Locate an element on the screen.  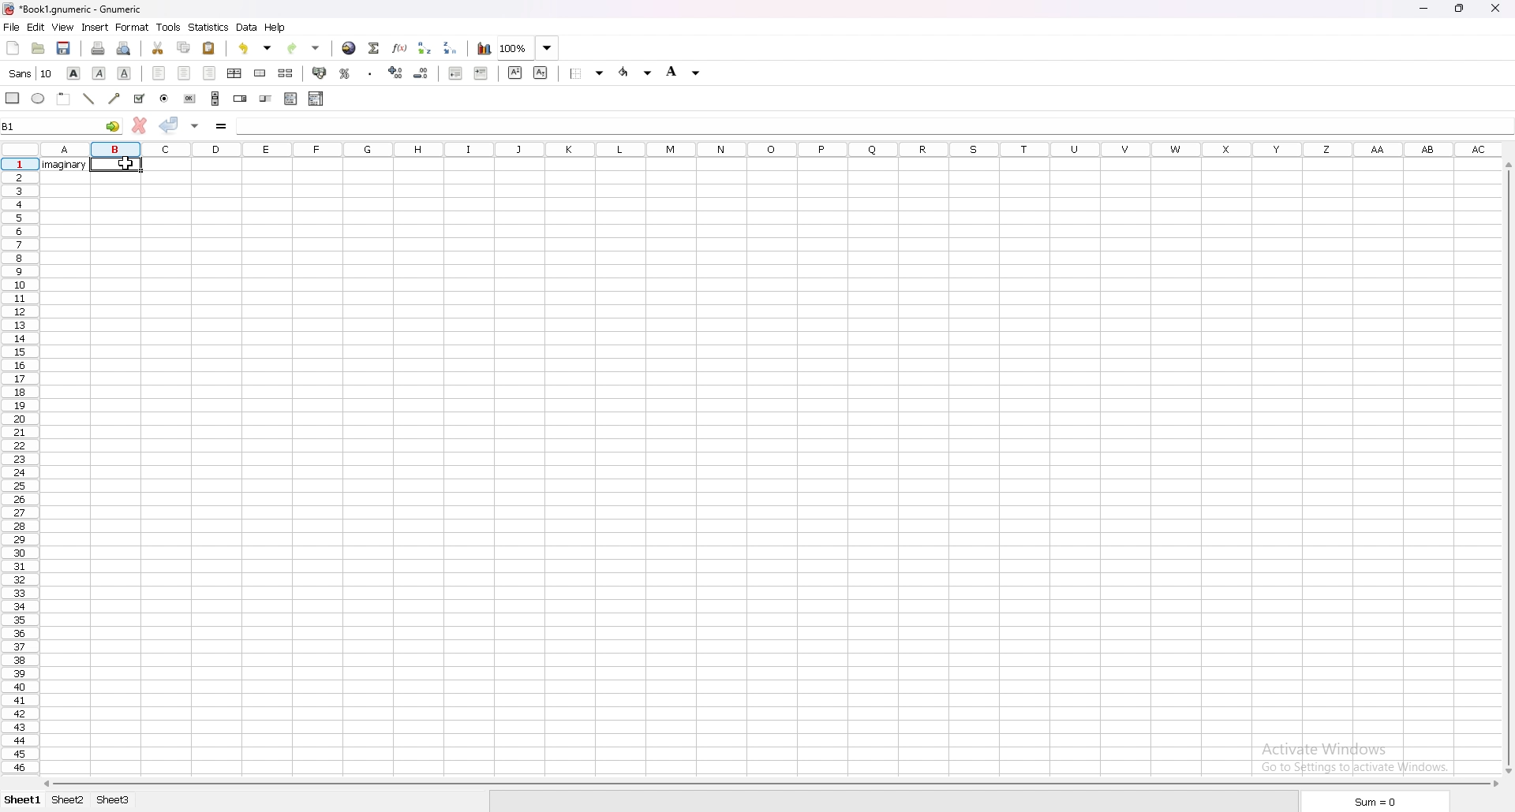
background is located at coordinates (685, 73).